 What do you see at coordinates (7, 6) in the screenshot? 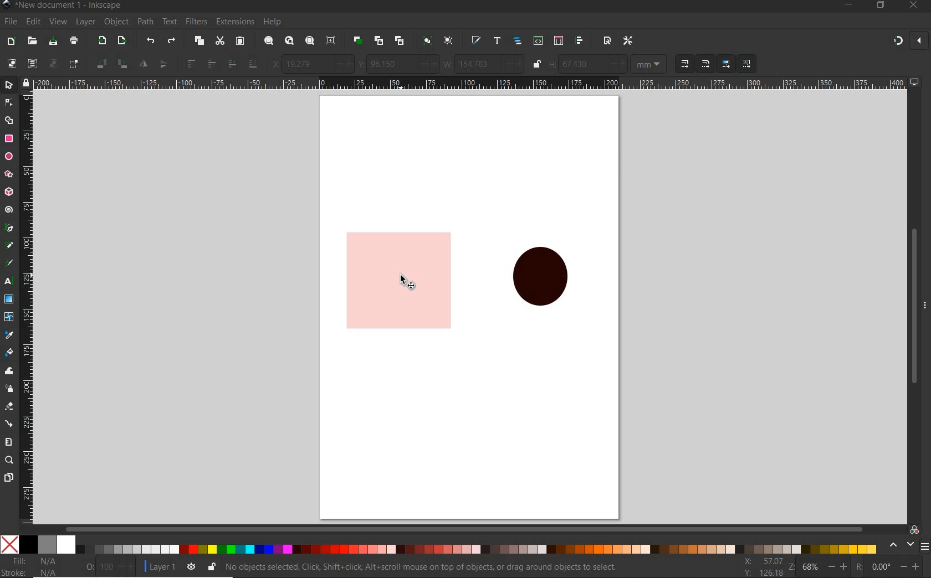
I see `Inkscape` at bounding box center [7, 6].